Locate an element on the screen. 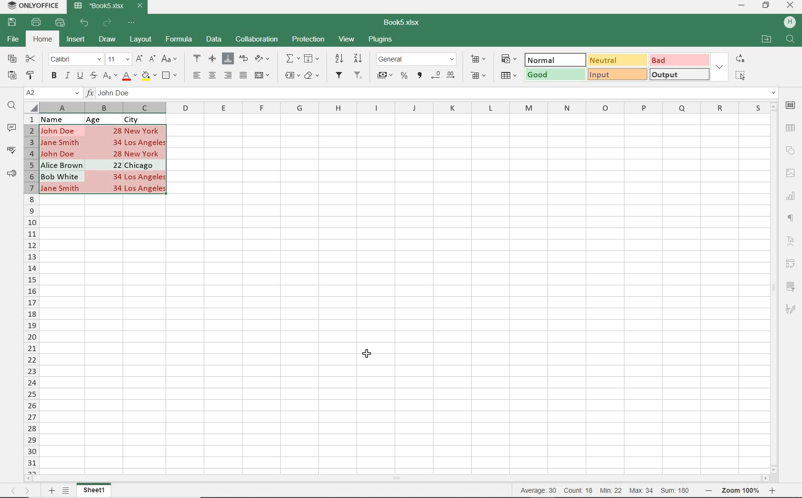 The height and width of the screenshot is (498, 802). HP is located at coordinates (790, 23).